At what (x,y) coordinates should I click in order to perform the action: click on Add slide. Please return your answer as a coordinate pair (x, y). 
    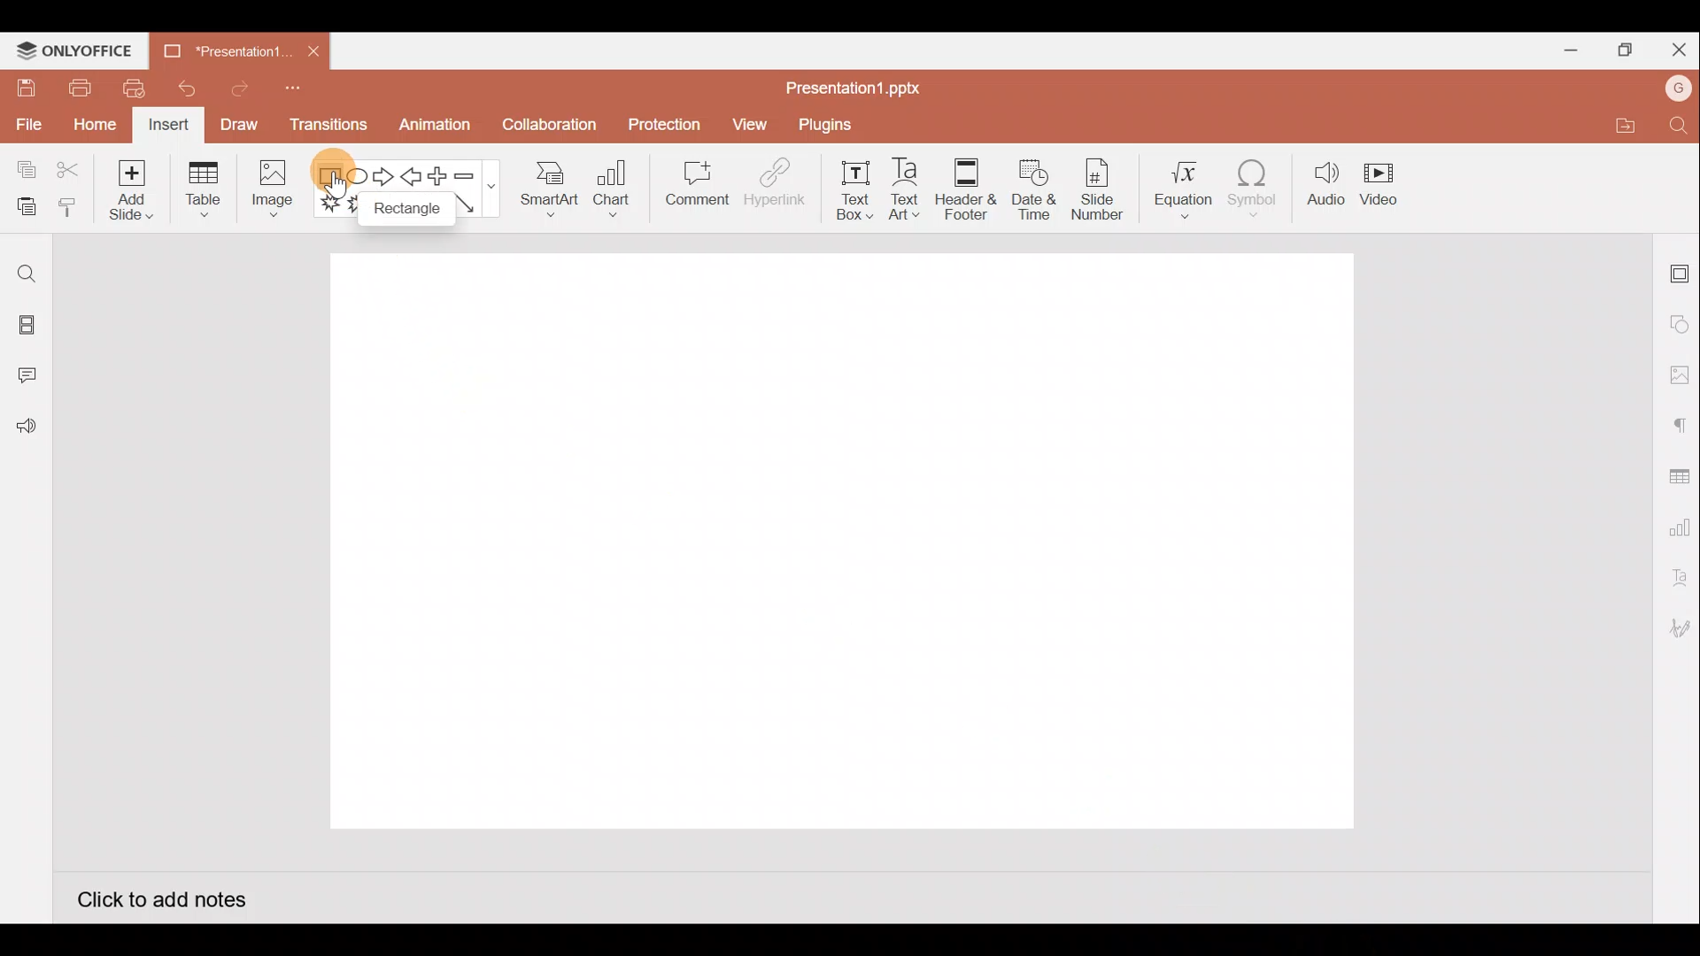
    Looking at the image, I should click on (128, 186).